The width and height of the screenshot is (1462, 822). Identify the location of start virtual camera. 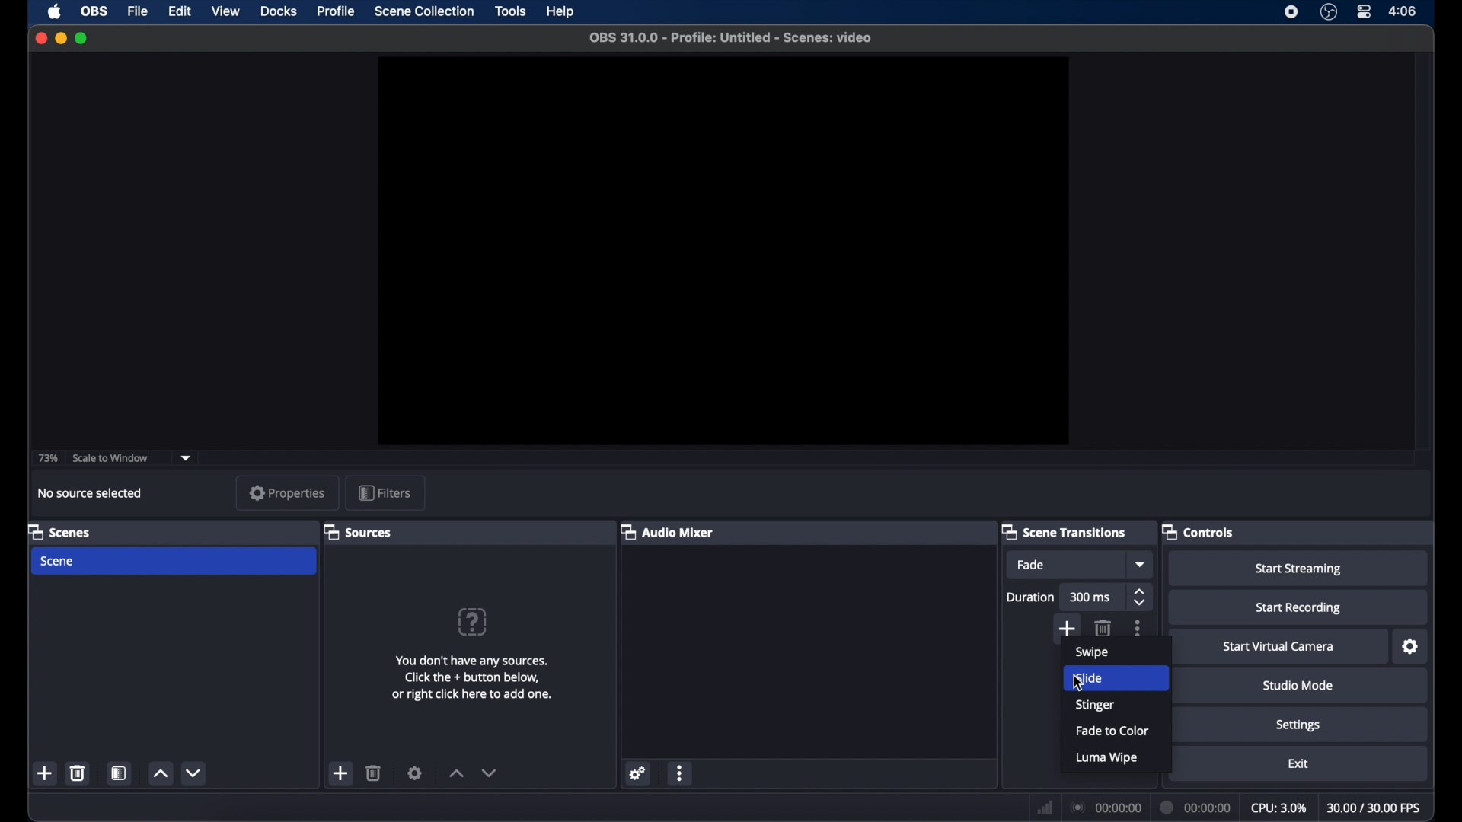
(1278, 647).